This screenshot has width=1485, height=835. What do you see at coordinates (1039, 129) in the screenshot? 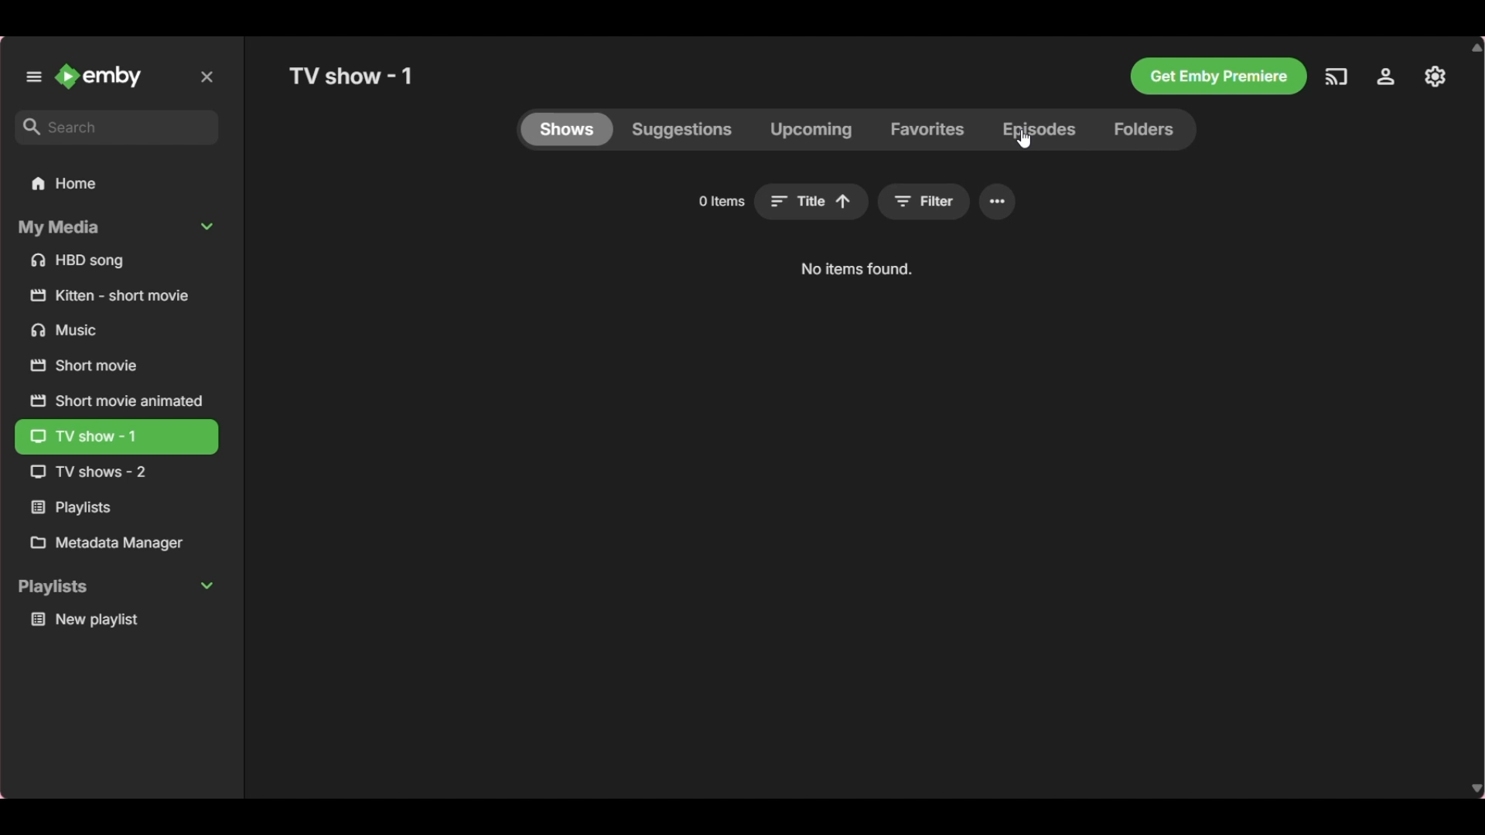
I see `Episodes` at bounding box center [1039, 129].